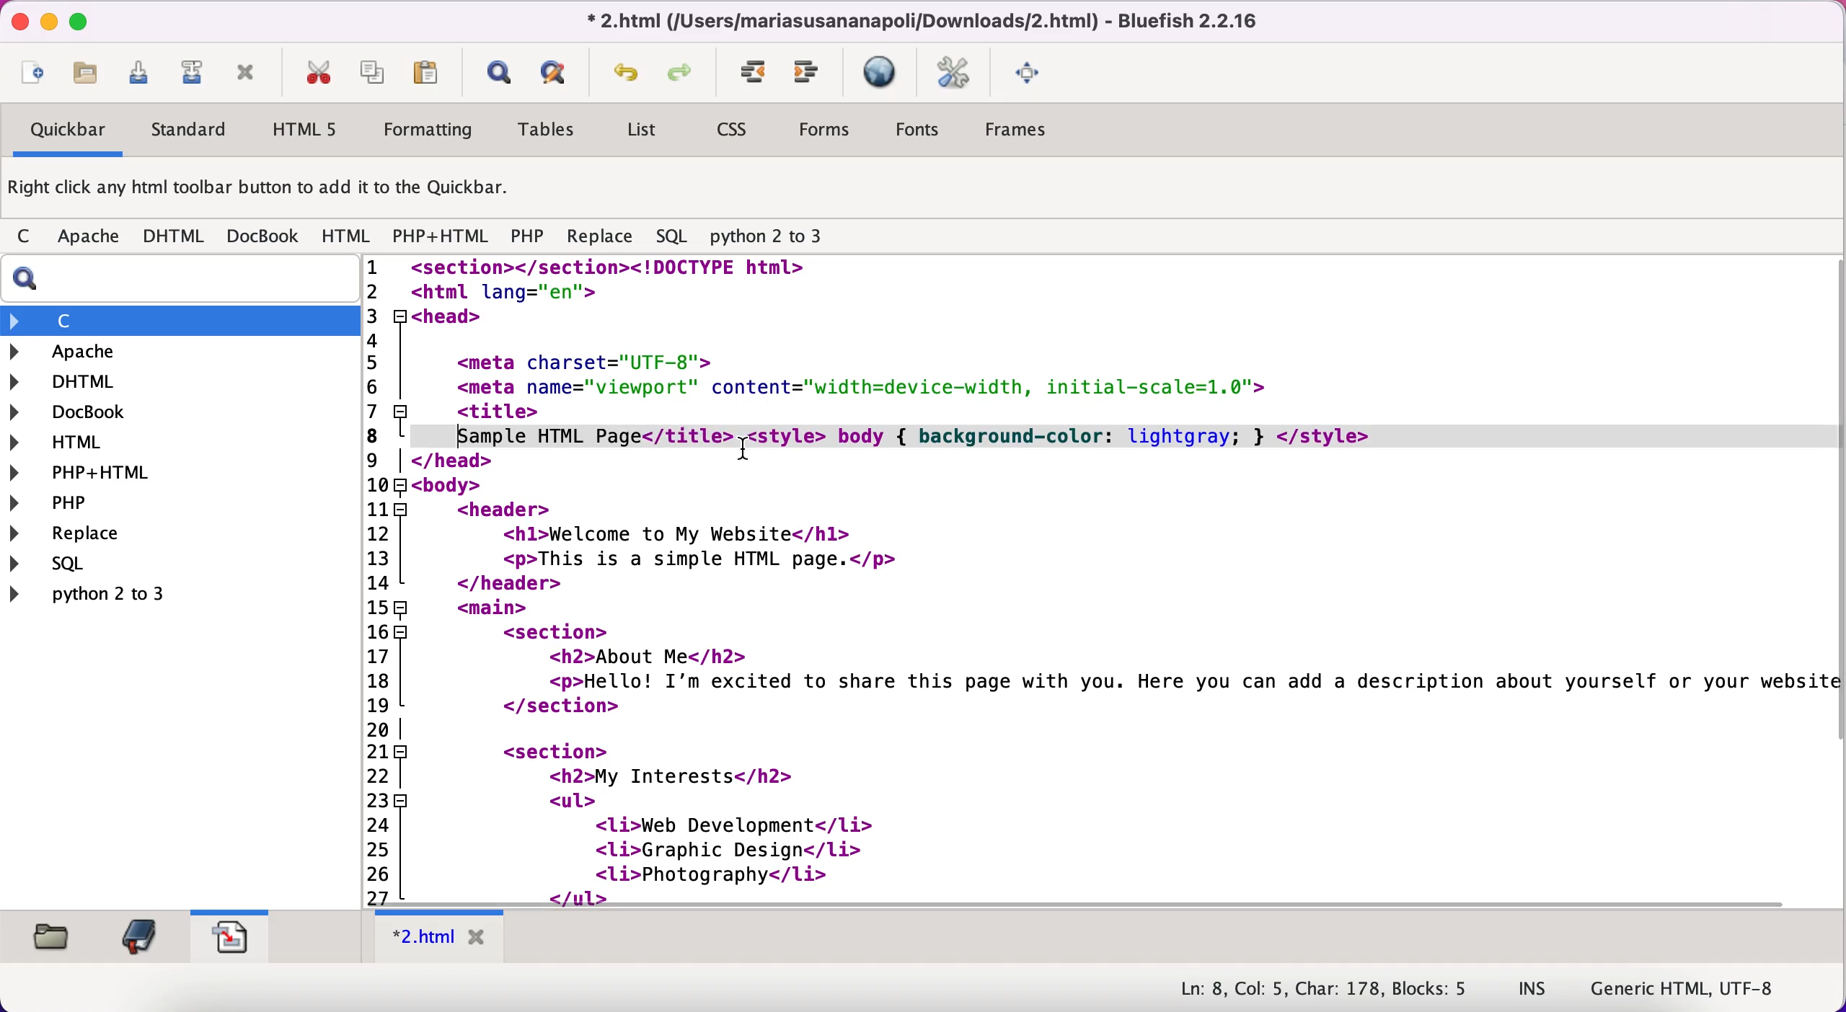 This screenshot has height=1012, width=1846. Describe the element at coordinates (301, 129) in the screenshot. I see `html5` at that location.